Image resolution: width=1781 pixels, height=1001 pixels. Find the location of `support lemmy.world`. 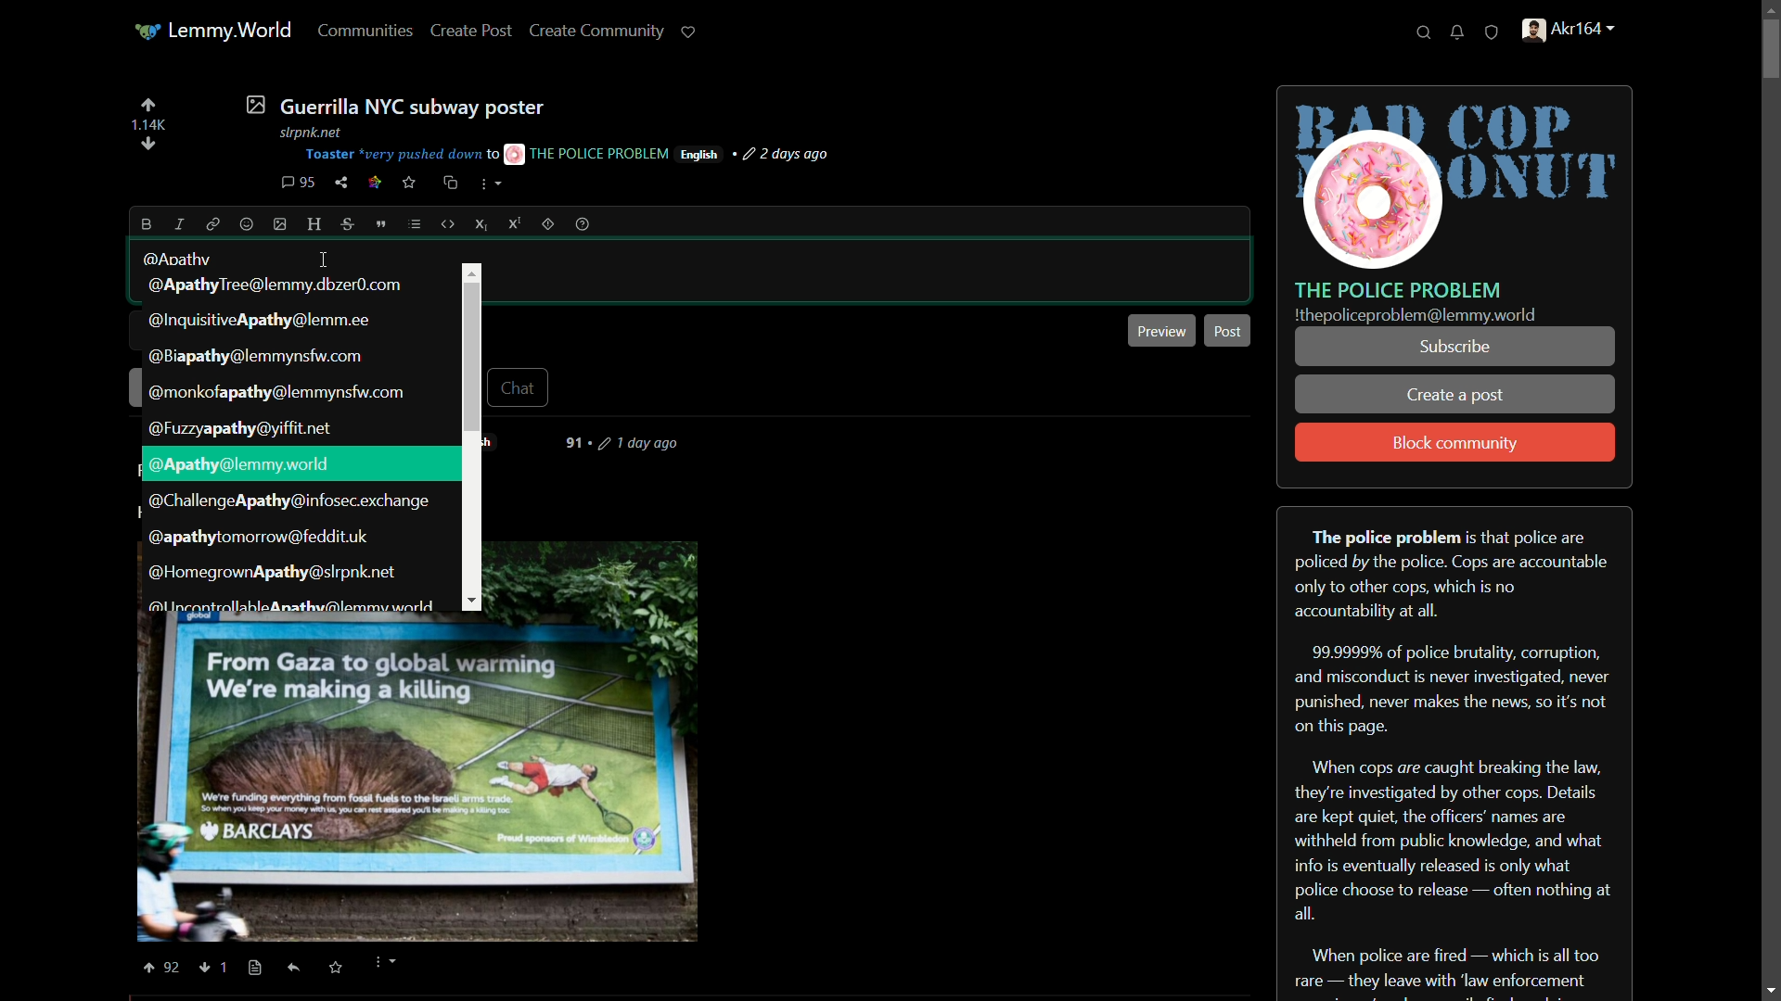

support lemmy.world is located at coordinates (689, 32).